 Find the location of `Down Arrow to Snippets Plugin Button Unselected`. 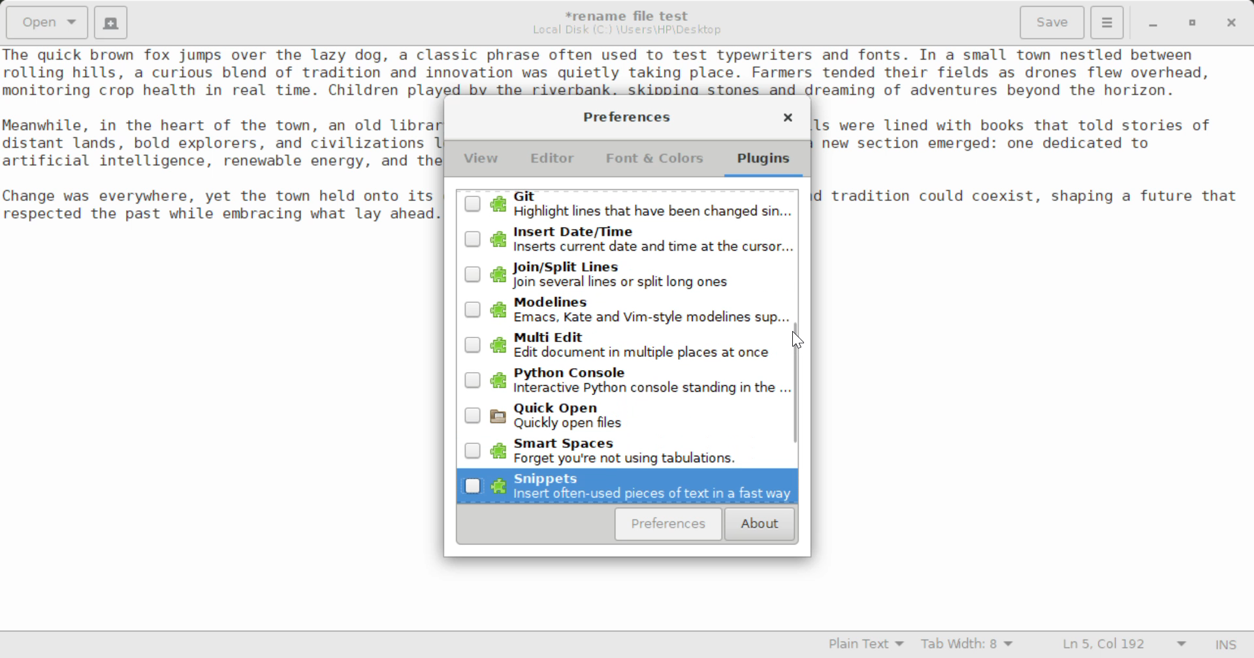

Down Arrow to Snippets Plugin Button Unselected is located at coordinates (628, 484).